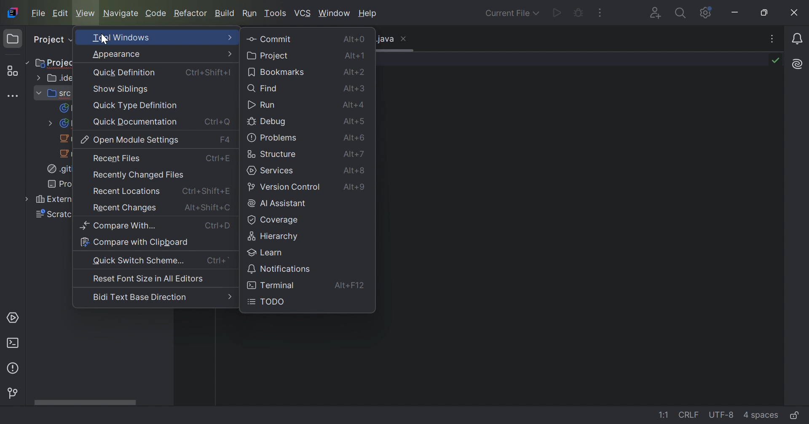 The image size is (809, 424). What do you see at coordinates (14, 13) in the screenshot?
I see `IntelliJ IDEA` at bounding box center [14, 13].